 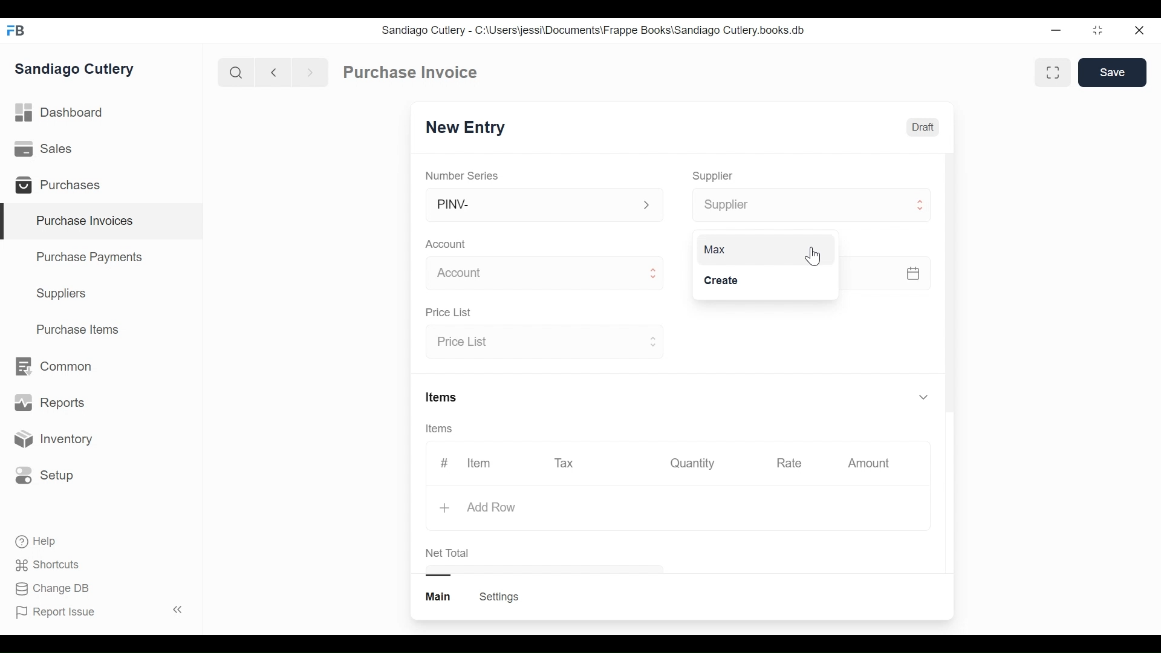 I want to click on Change DB, so click(x=54, y=589).